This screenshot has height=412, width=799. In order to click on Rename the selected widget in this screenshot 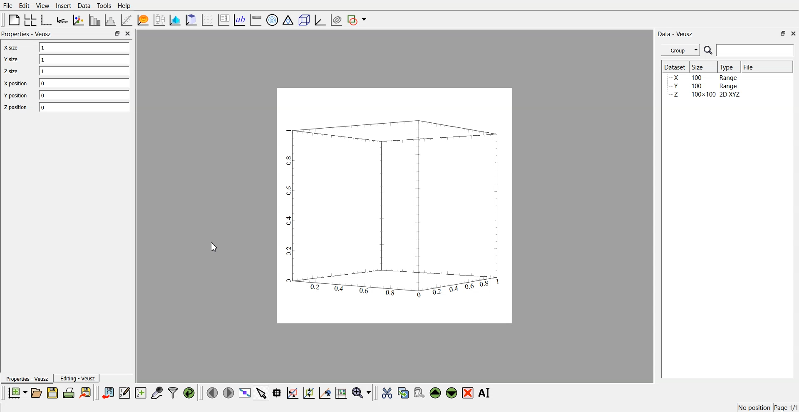, I will do `click(485, 393)`.